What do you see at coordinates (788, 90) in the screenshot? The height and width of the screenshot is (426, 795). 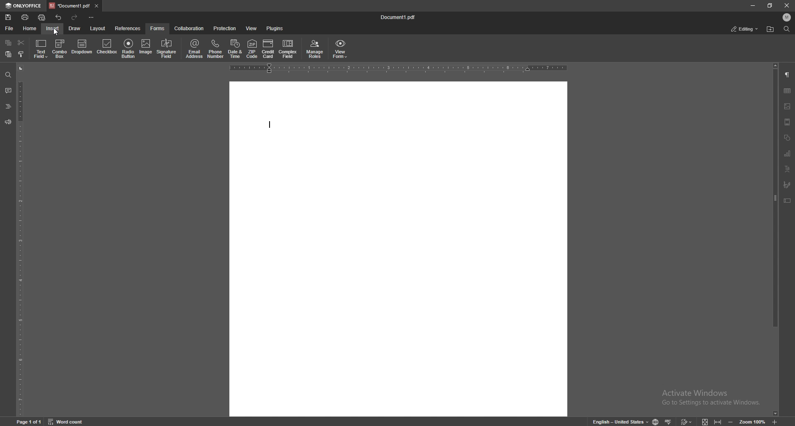 I see `table` at bounding box center [788, 90].